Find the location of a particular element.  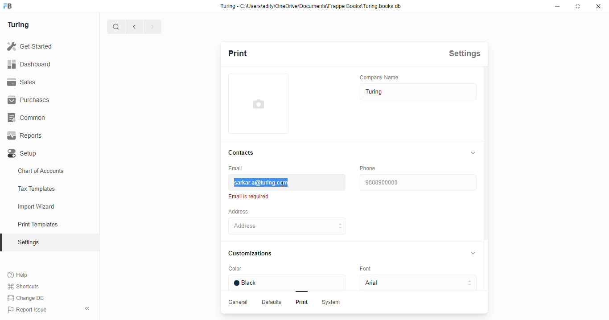

Shortcuts is located at coordinates (25, 286).